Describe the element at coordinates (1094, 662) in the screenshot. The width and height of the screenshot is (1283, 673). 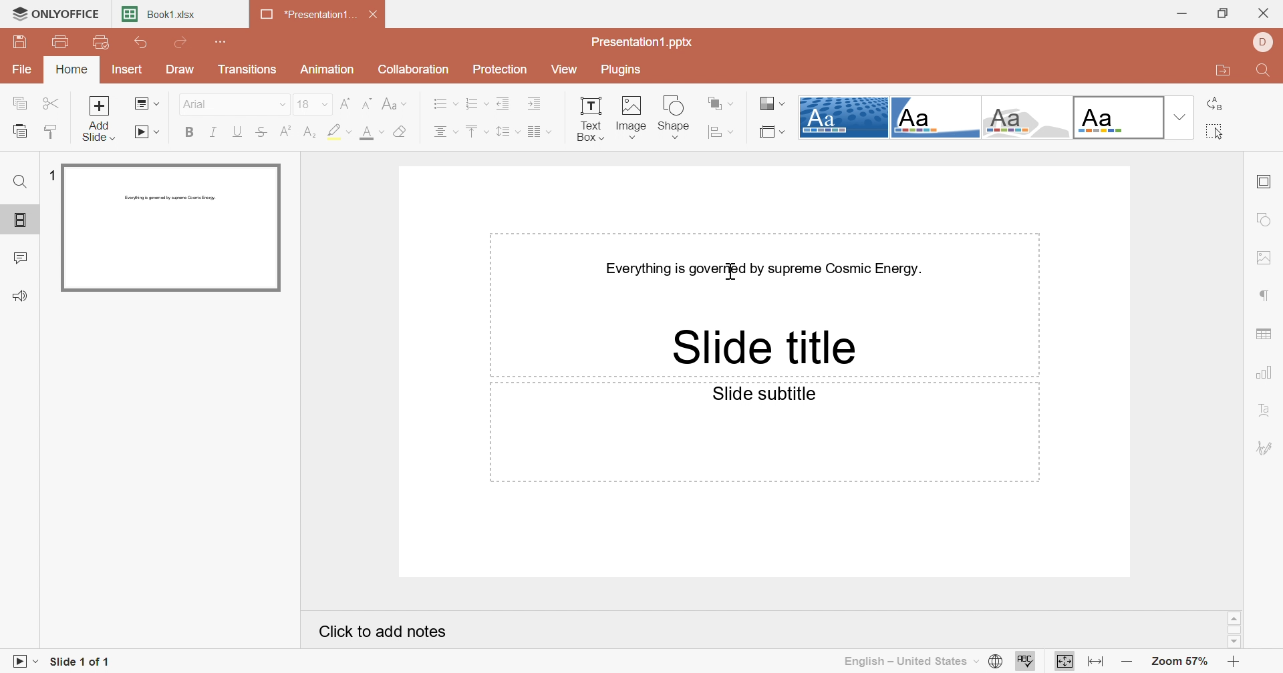
I see `Fit to width` at that location.